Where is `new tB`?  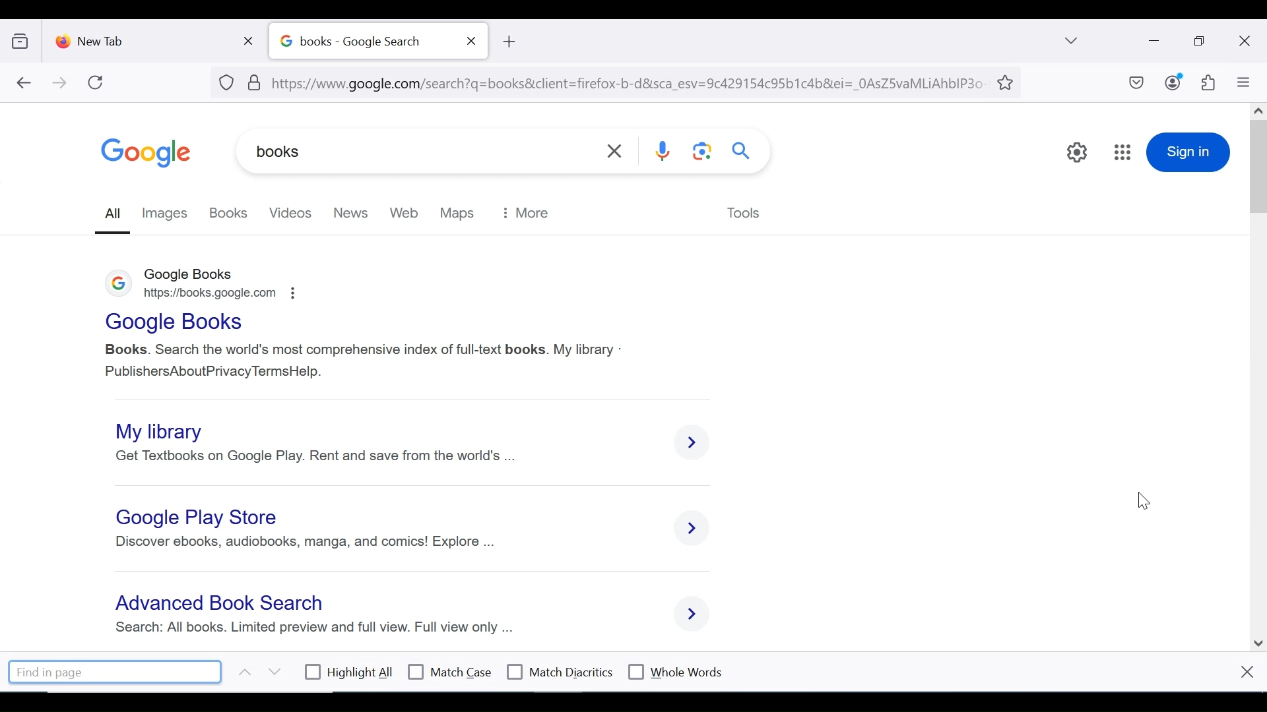
new tB is located at coordinates (508, 42).